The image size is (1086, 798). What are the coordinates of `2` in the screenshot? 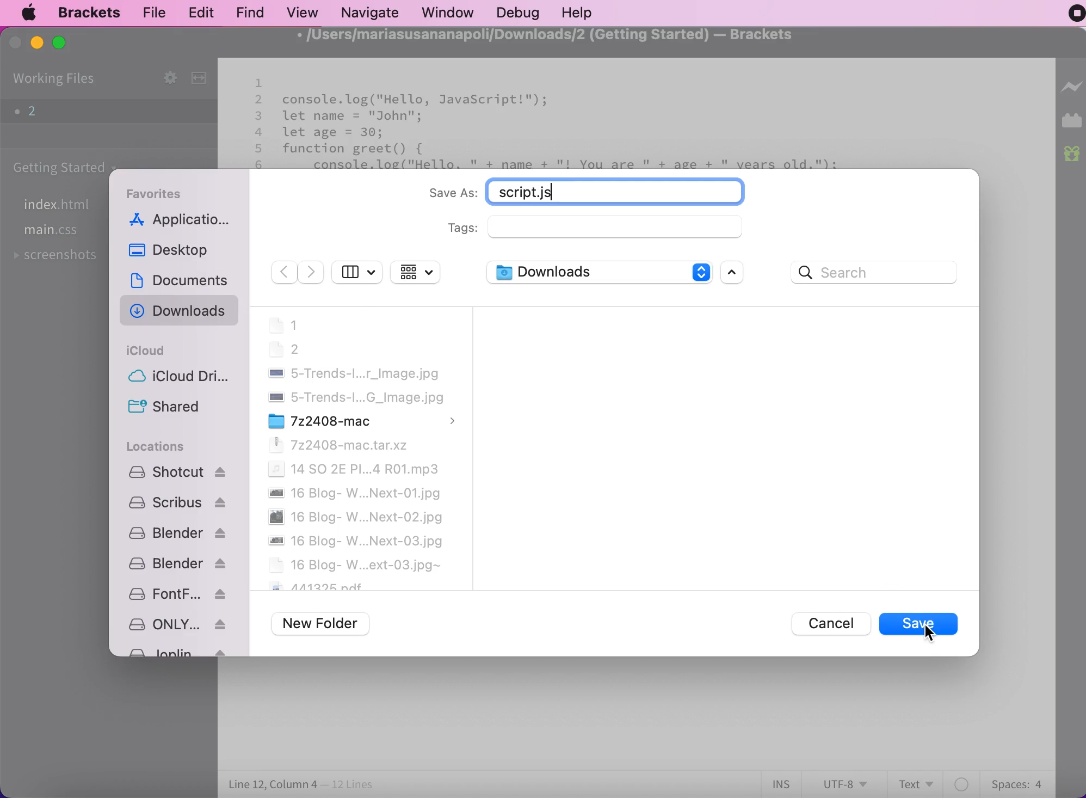 It's located at (285, 349).